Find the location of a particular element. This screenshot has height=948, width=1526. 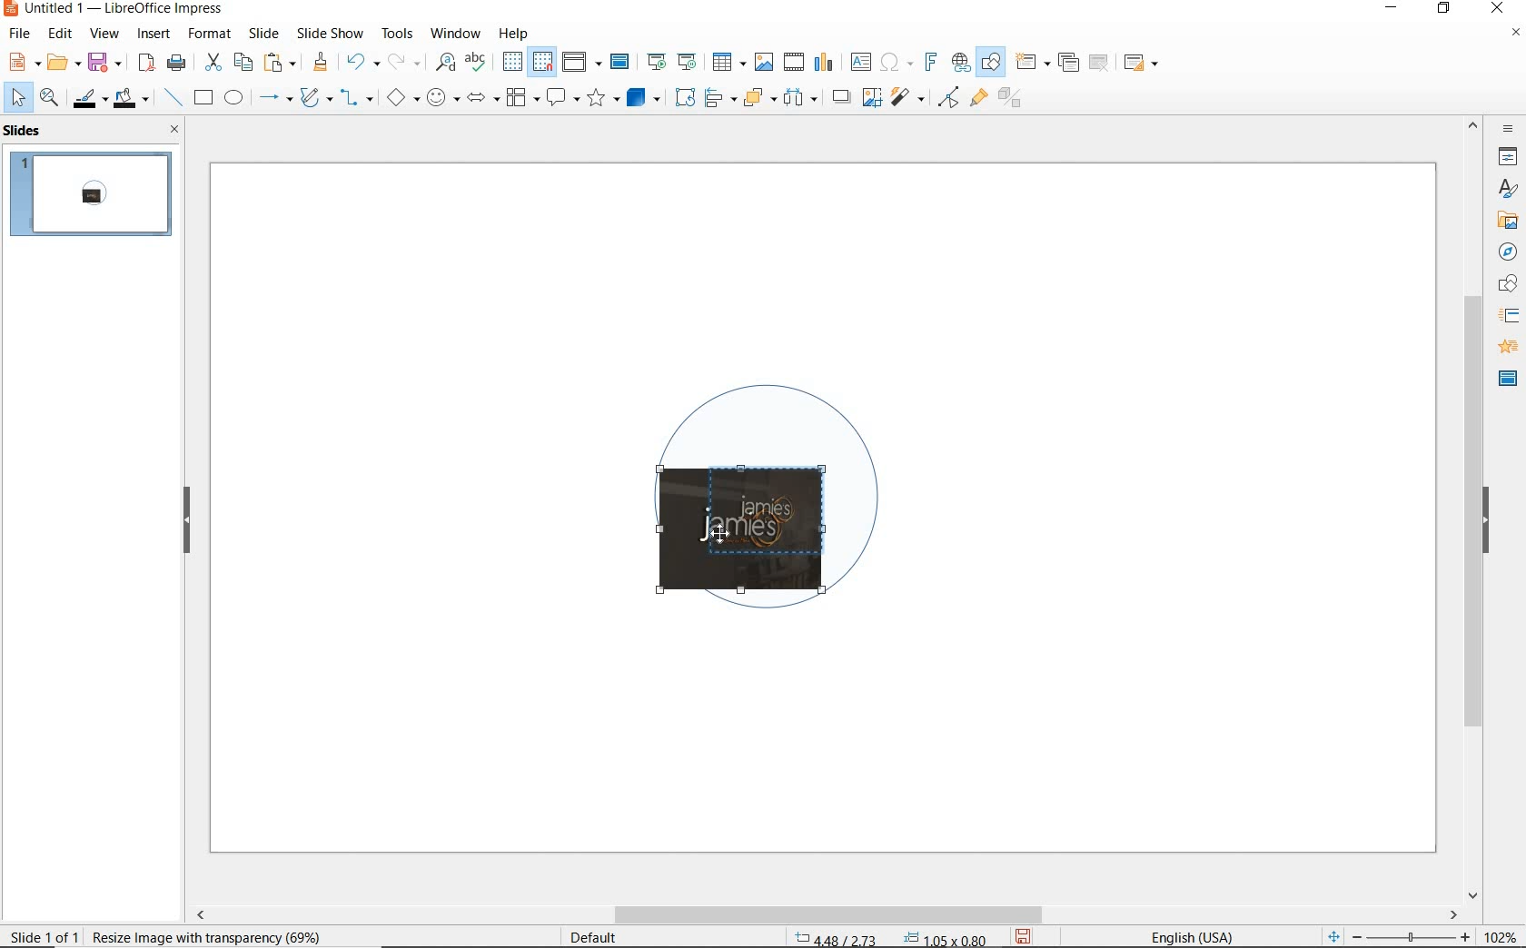

save is located at coordinates (104, 61).